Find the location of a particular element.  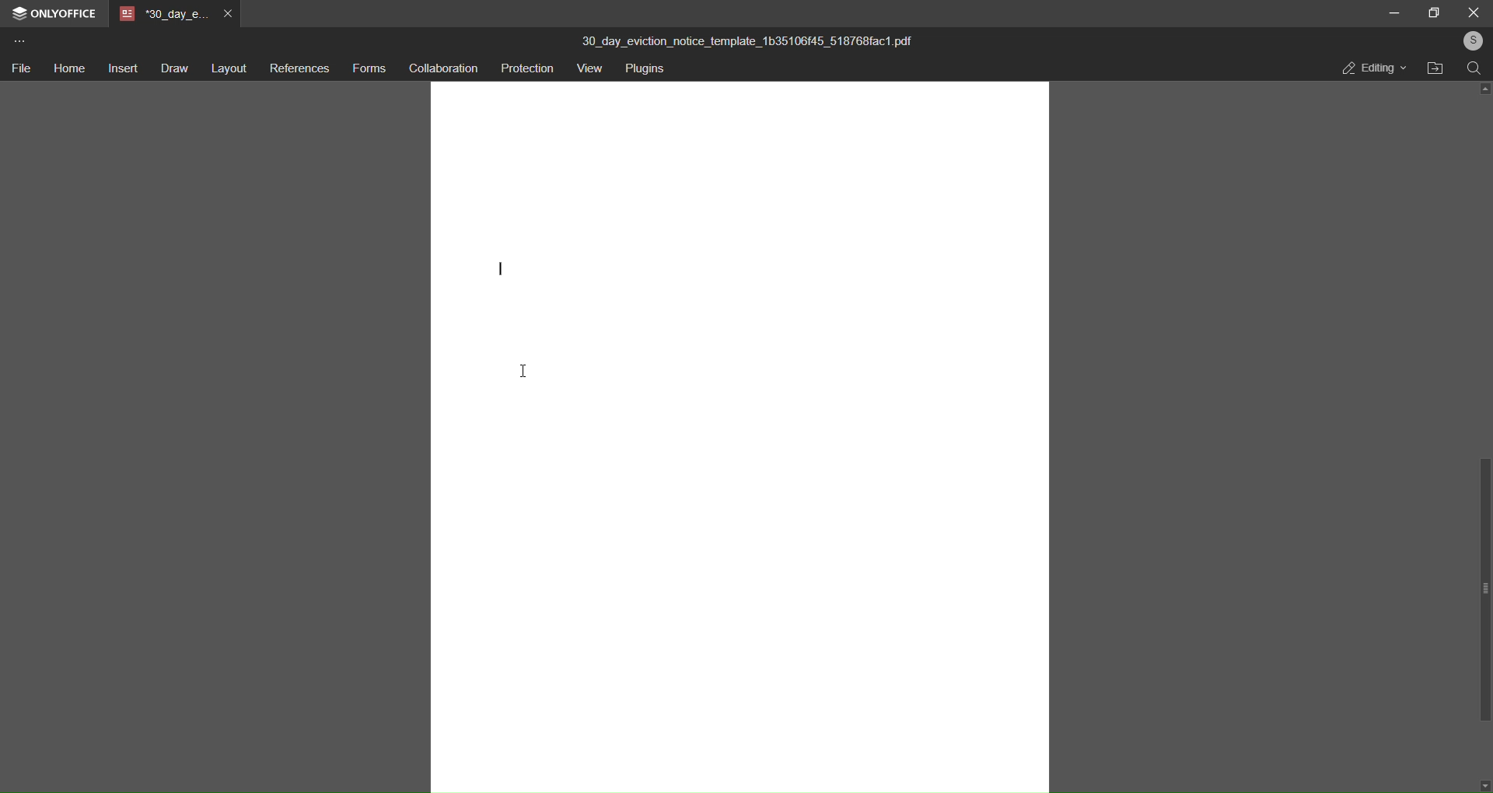

down is located at coordinates (1484, 784).